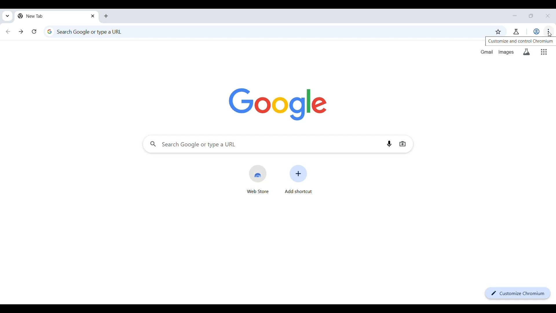 This screenshot has width=556, height=313. Describe the element at coordinates (52, 16) in the screenshot. I see `Current open tab` at that location.